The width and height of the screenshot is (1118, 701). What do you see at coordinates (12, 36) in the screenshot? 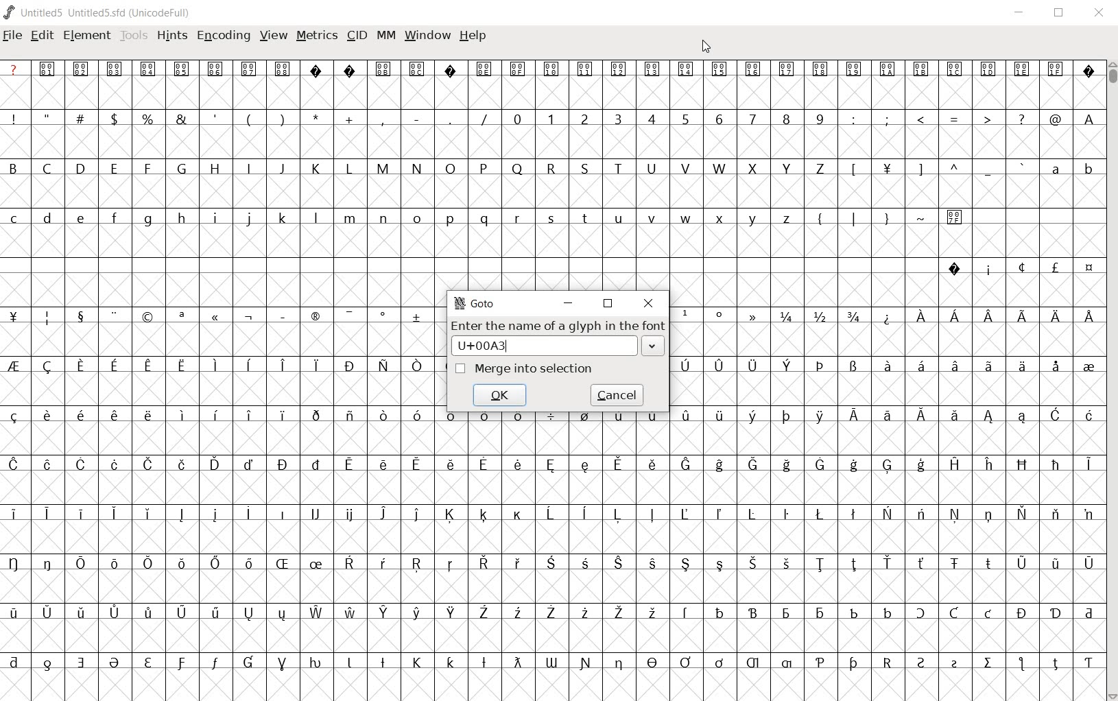
I see `file` at bounding box center [12, 36].